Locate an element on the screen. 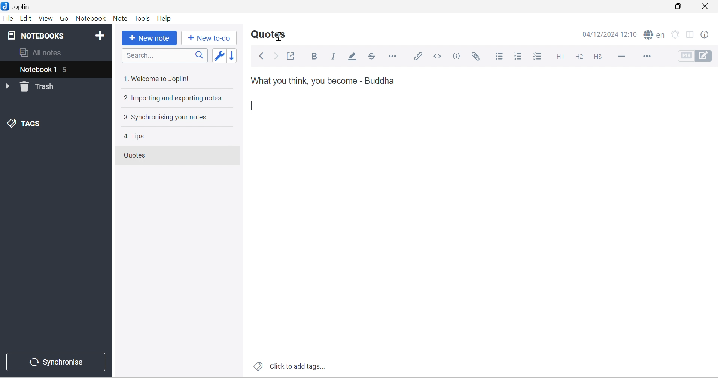 The width and height of the screenshot is (718, 378). spell checker is located at coordinates (653, 34).